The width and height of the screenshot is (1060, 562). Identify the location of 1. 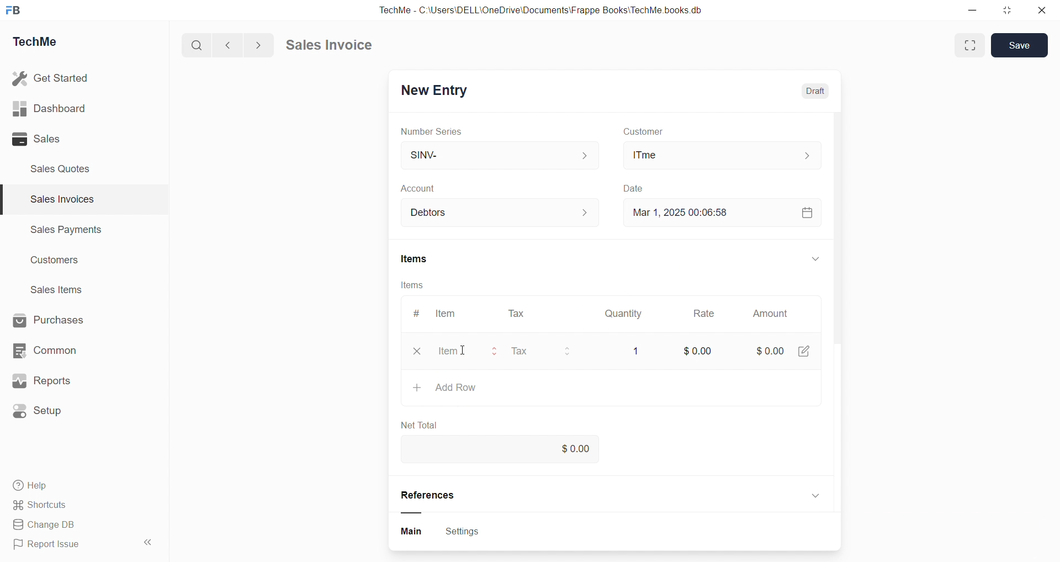
(633, 348).